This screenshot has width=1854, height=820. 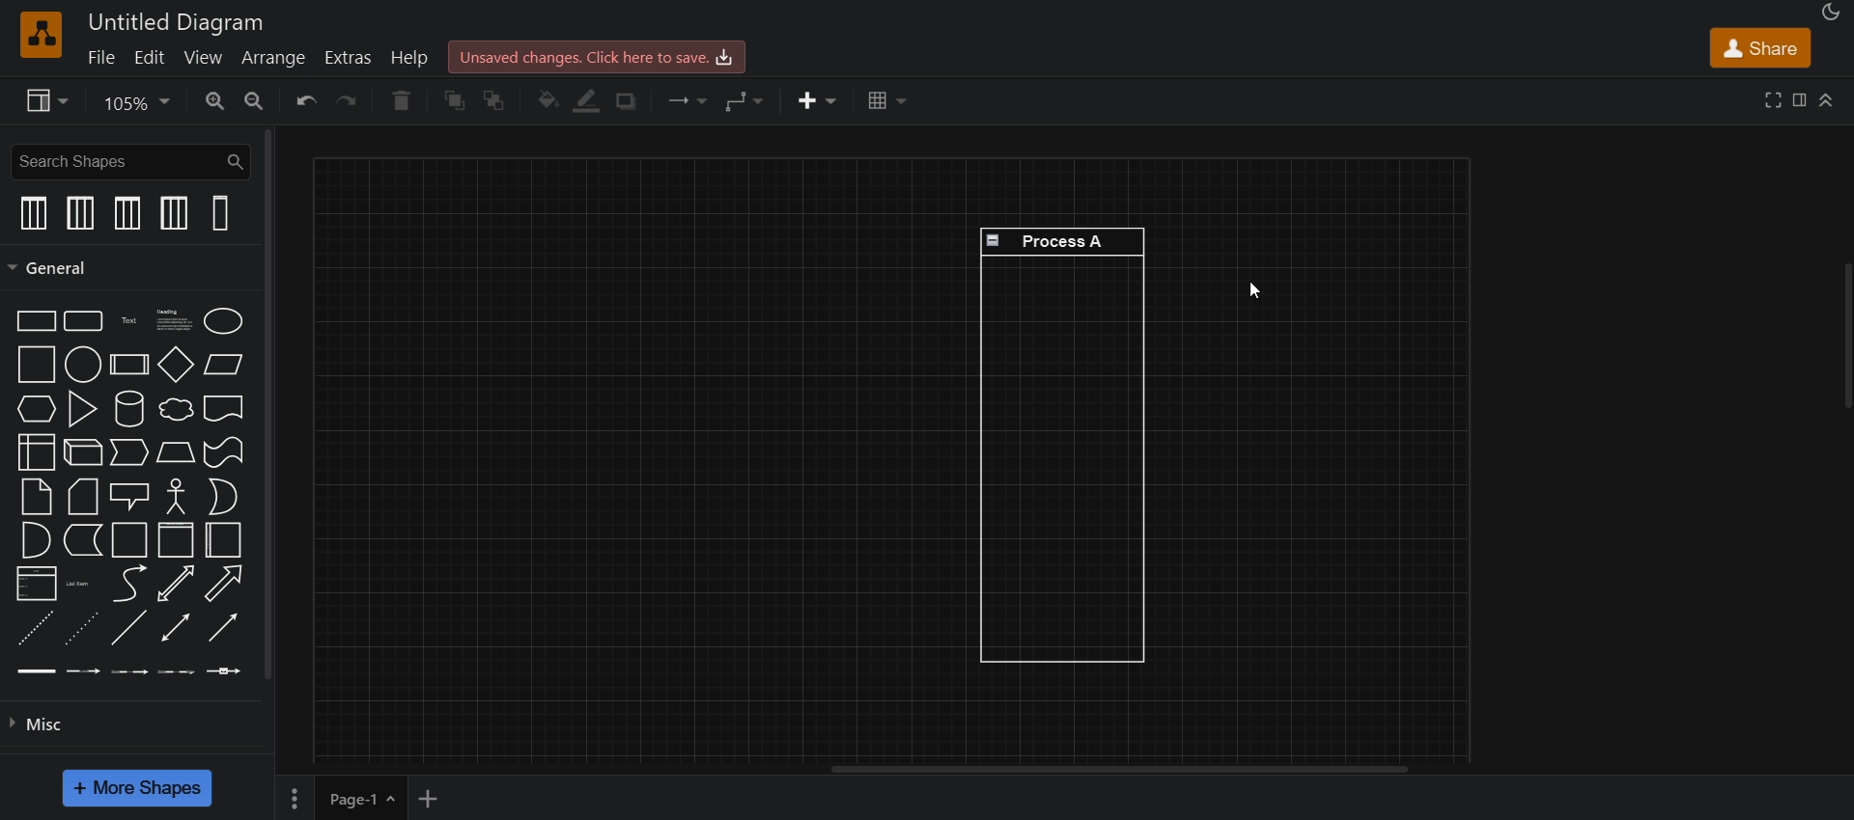 I want to click on hexagon, so click(x=38, y=411).